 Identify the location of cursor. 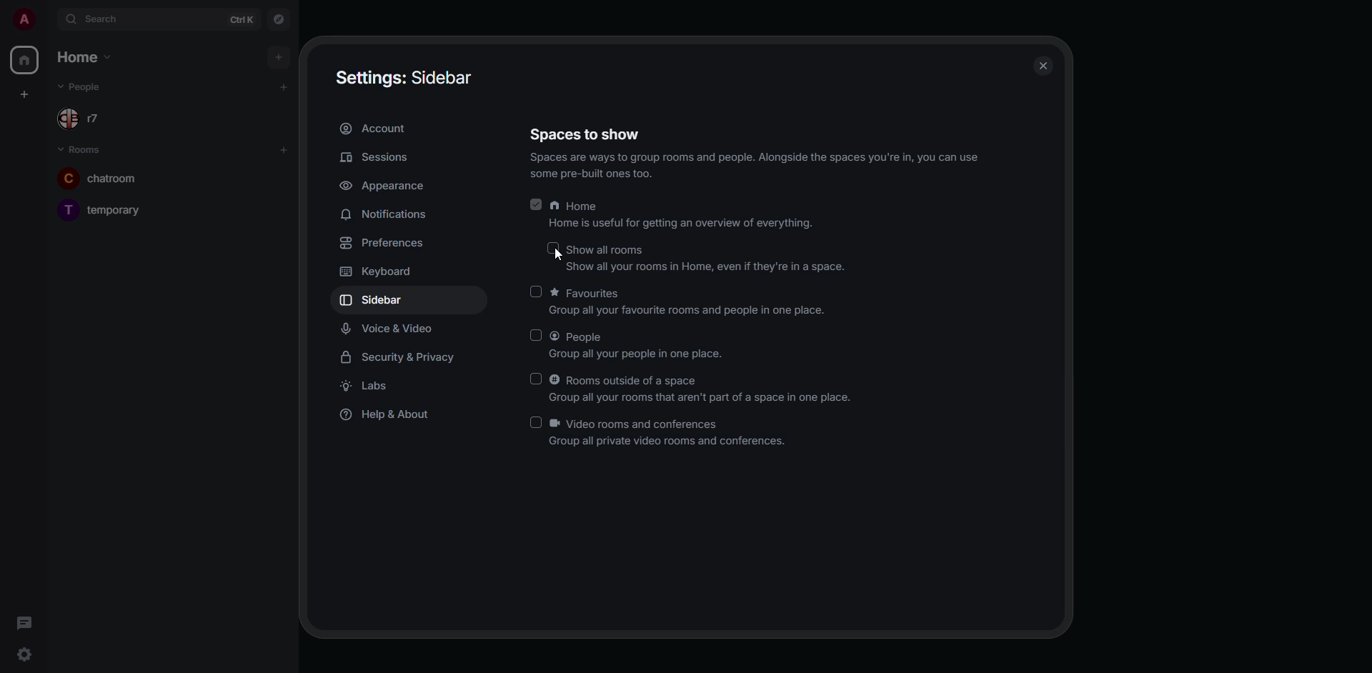
(558, 253).